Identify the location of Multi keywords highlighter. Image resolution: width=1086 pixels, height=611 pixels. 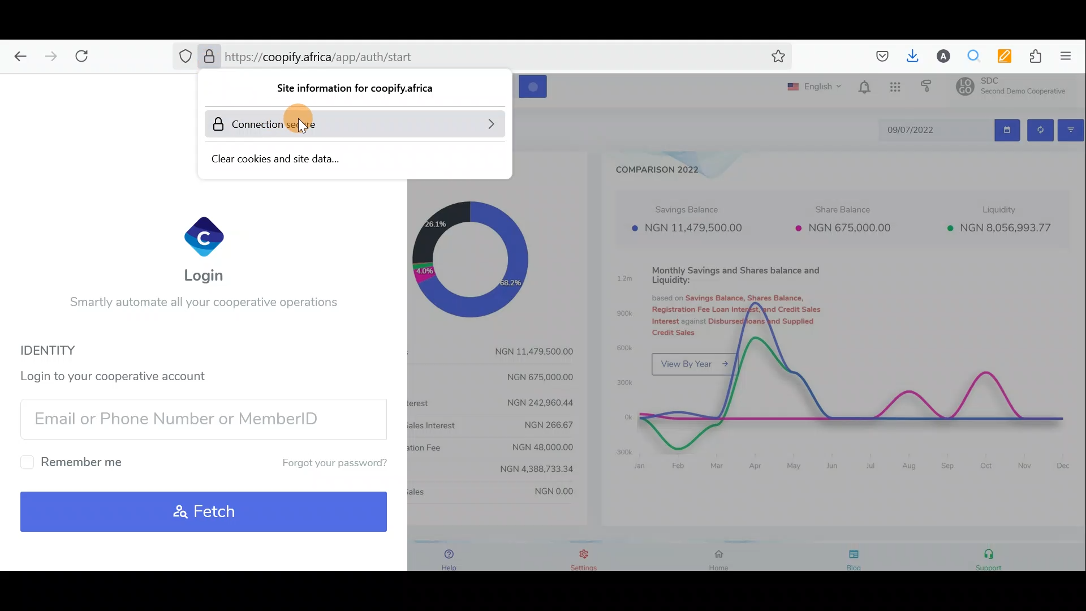
(999, 56).